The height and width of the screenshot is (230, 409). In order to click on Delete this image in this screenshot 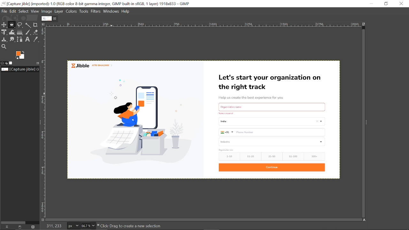, I will do `click(34, 227)`.